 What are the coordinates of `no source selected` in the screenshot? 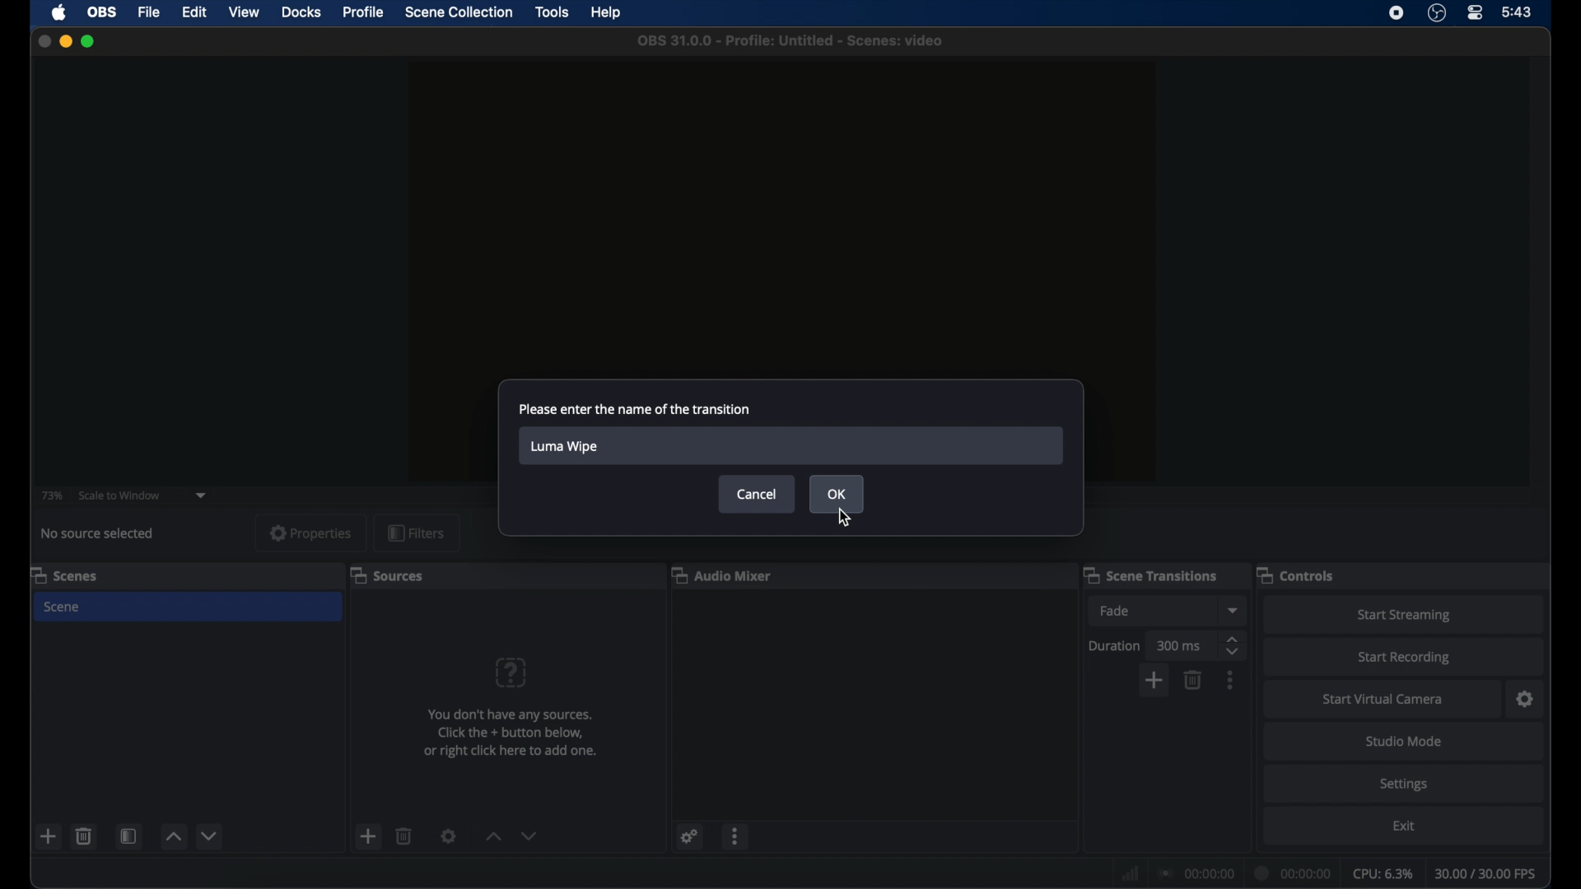 It's located at (97, 533).